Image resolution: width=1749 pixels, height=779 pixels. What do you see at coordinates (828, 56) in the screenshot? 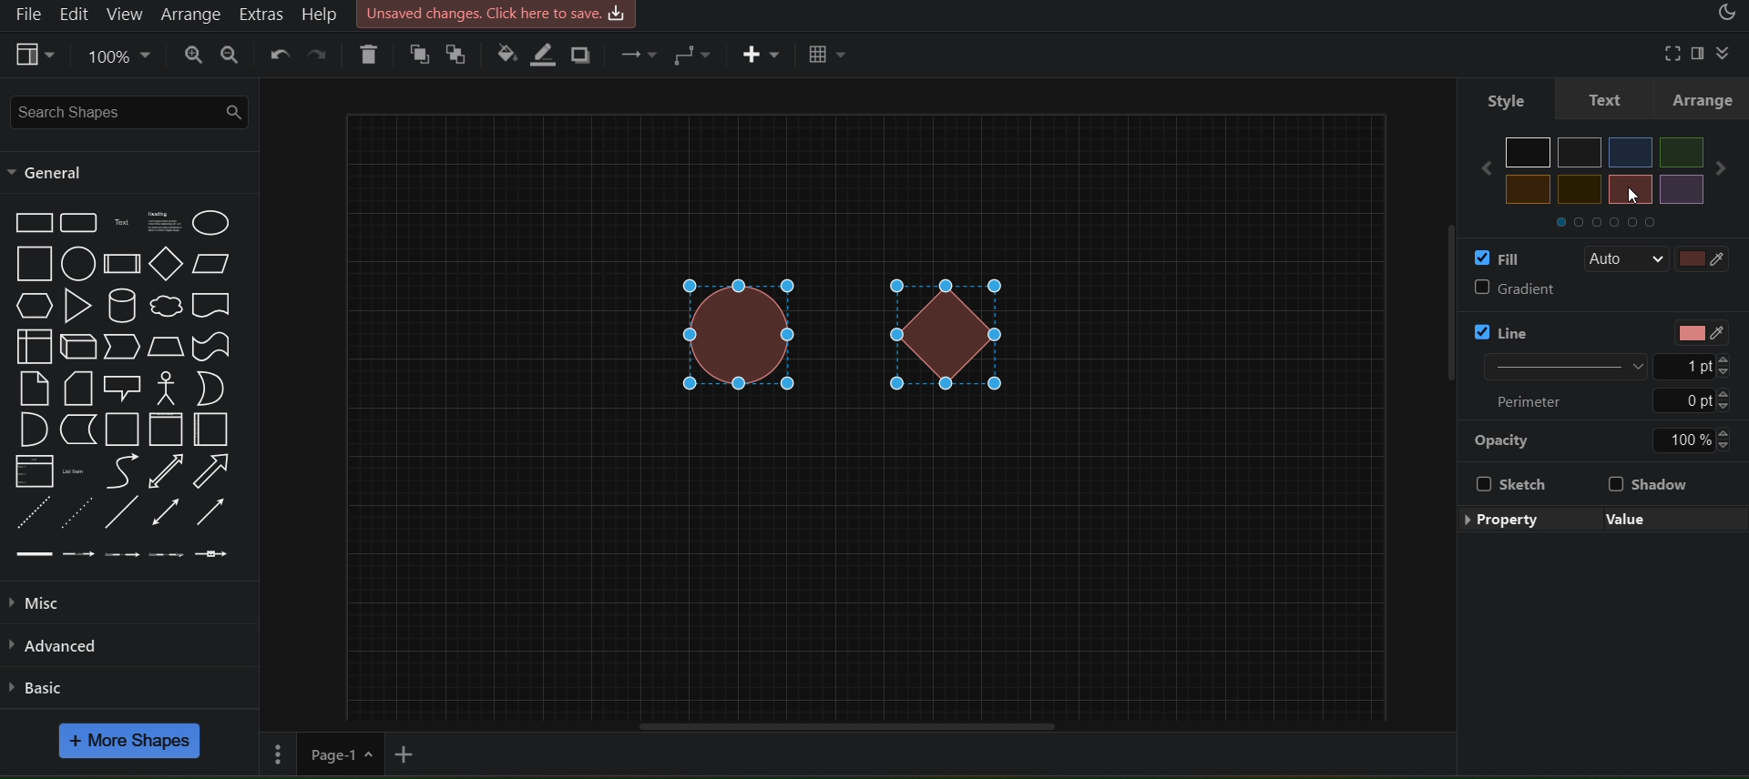
I see `table` at bounding box center [828, 56].